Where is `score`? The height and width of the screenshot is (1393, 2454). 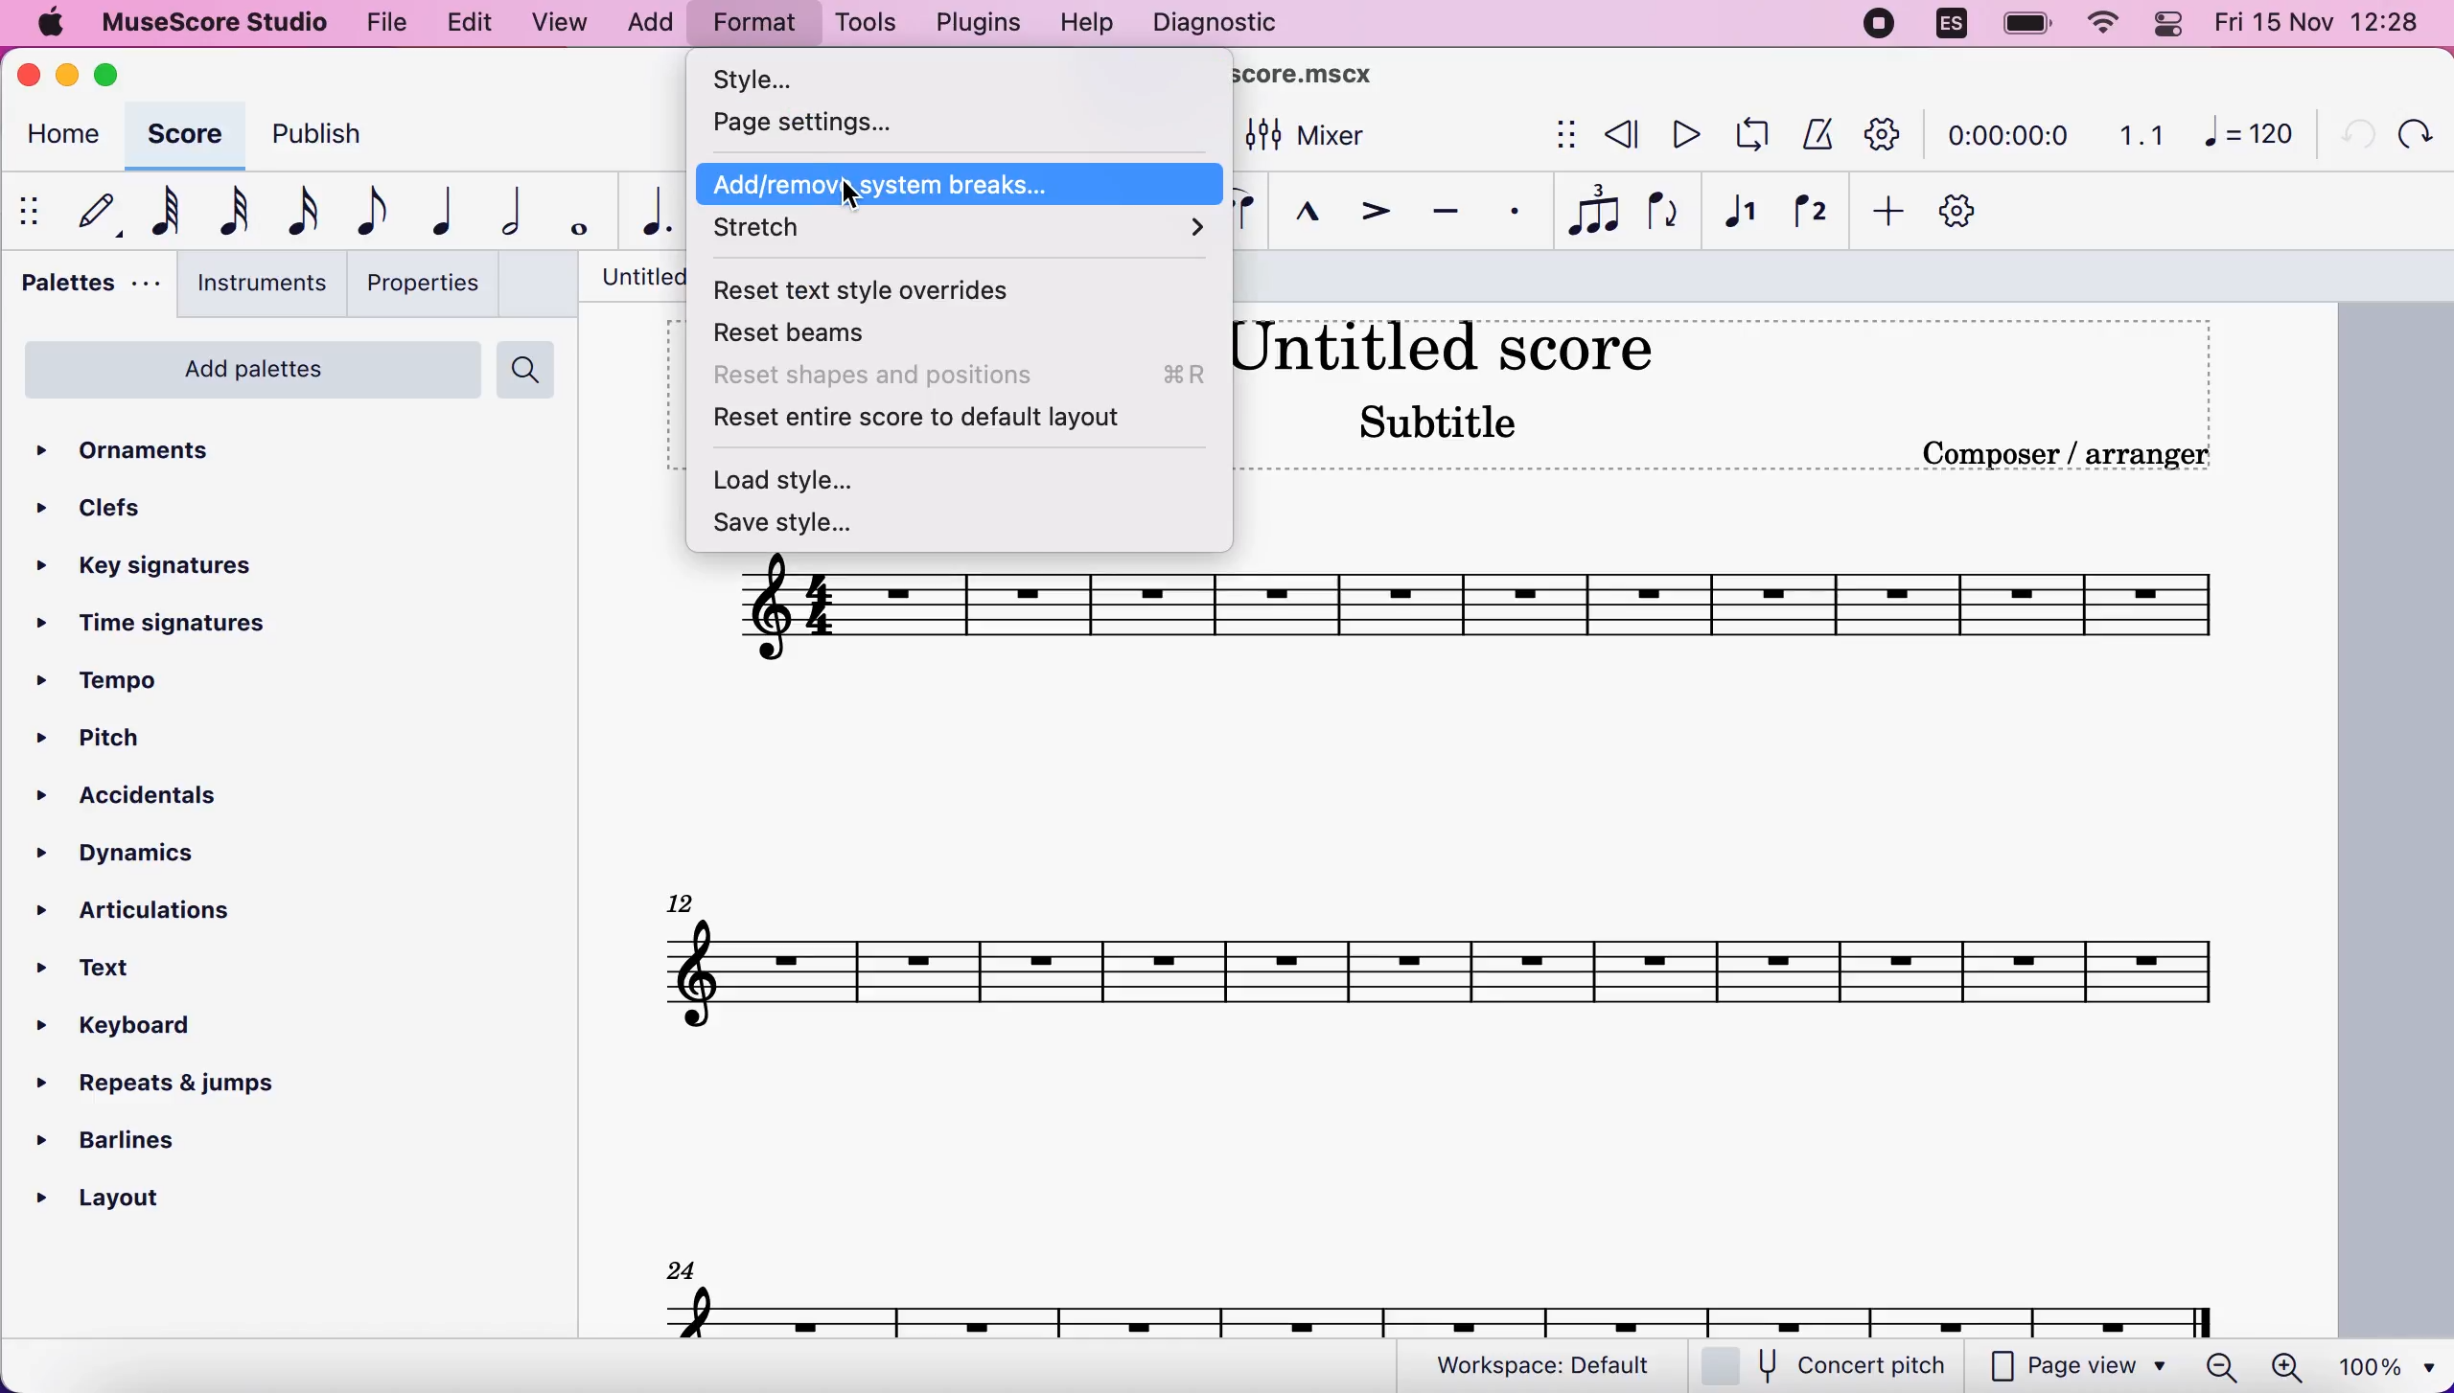
score is located at coordinates (181, 134).